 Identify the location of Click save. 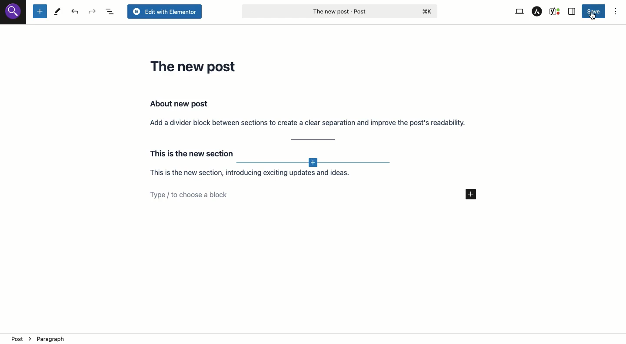
(595, 12).